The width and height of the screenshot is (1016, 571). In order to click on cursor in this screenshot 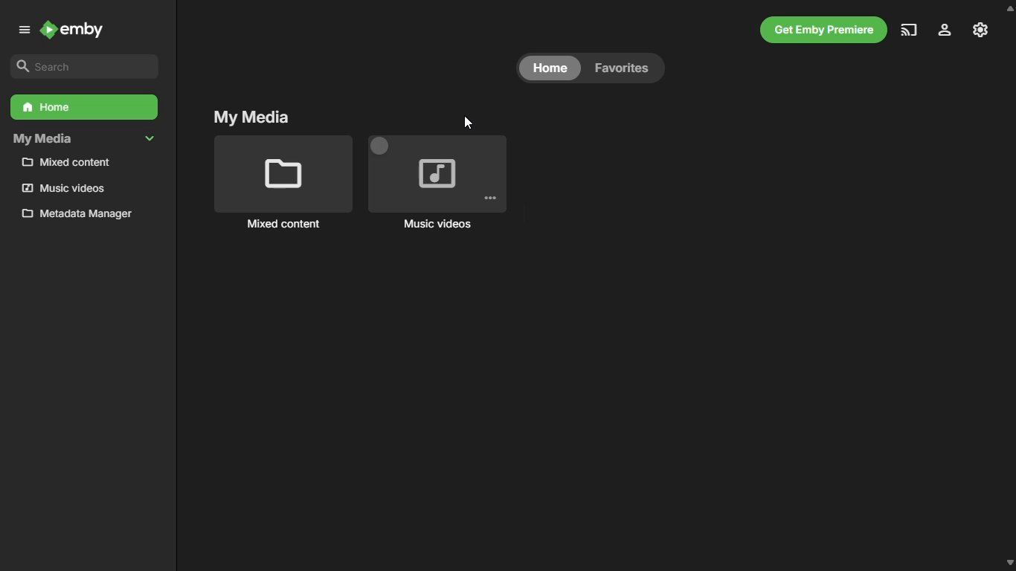, I will do `click(469, 123)`.